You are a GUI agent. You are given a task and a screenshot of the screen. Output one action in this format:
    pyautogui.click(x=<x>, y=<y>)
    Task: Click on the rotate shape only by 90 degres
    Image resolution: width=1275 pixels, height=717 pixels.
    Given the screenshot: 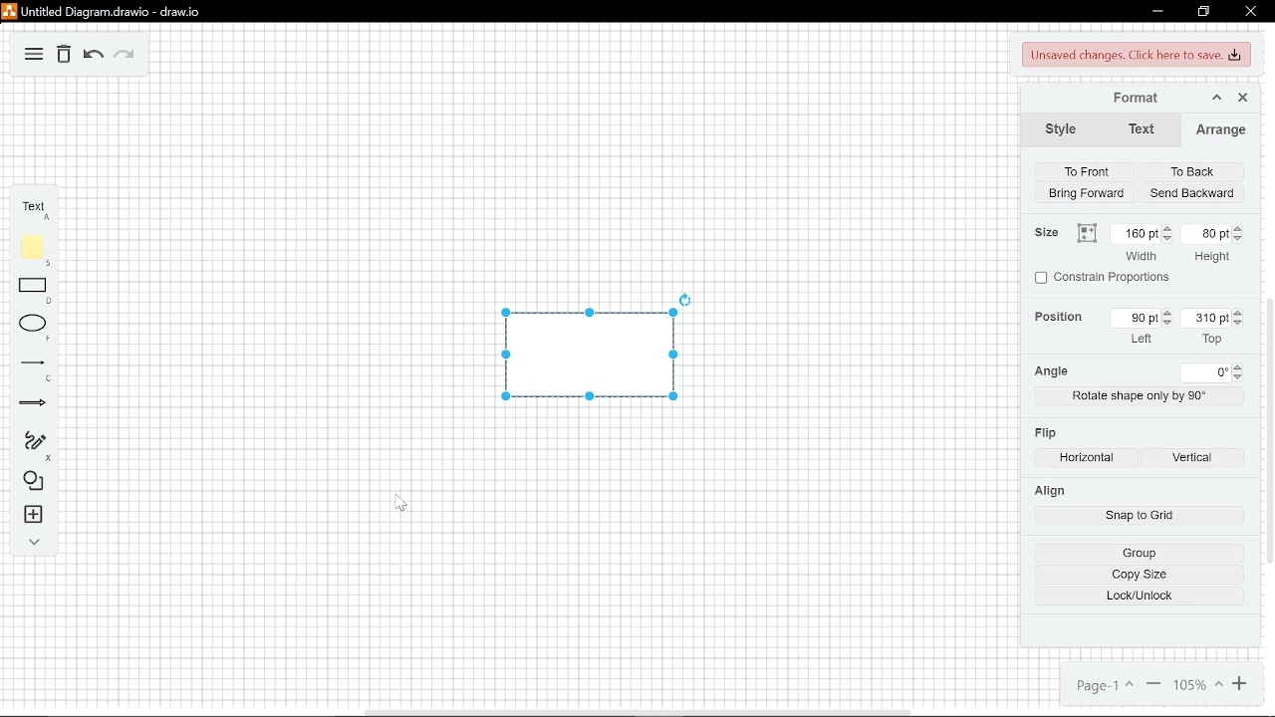 What is the action you would take?
    pyautogui.click(x=1140, y=396)
    